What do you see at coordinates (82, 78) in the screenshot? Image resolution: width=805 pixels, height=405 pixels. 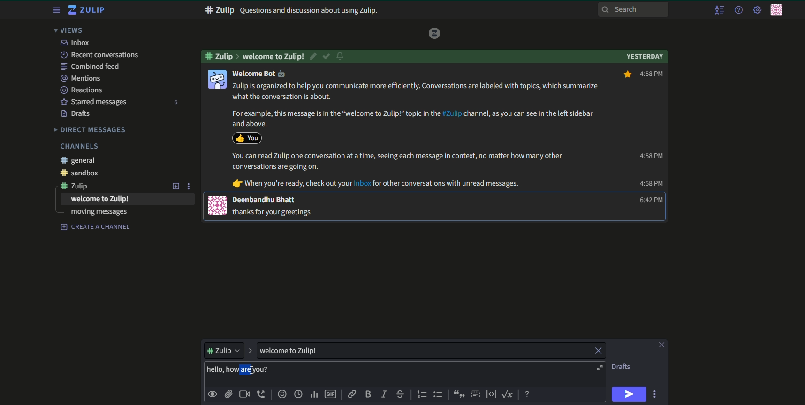 I see `mentions` at bounding box center [82, 78].